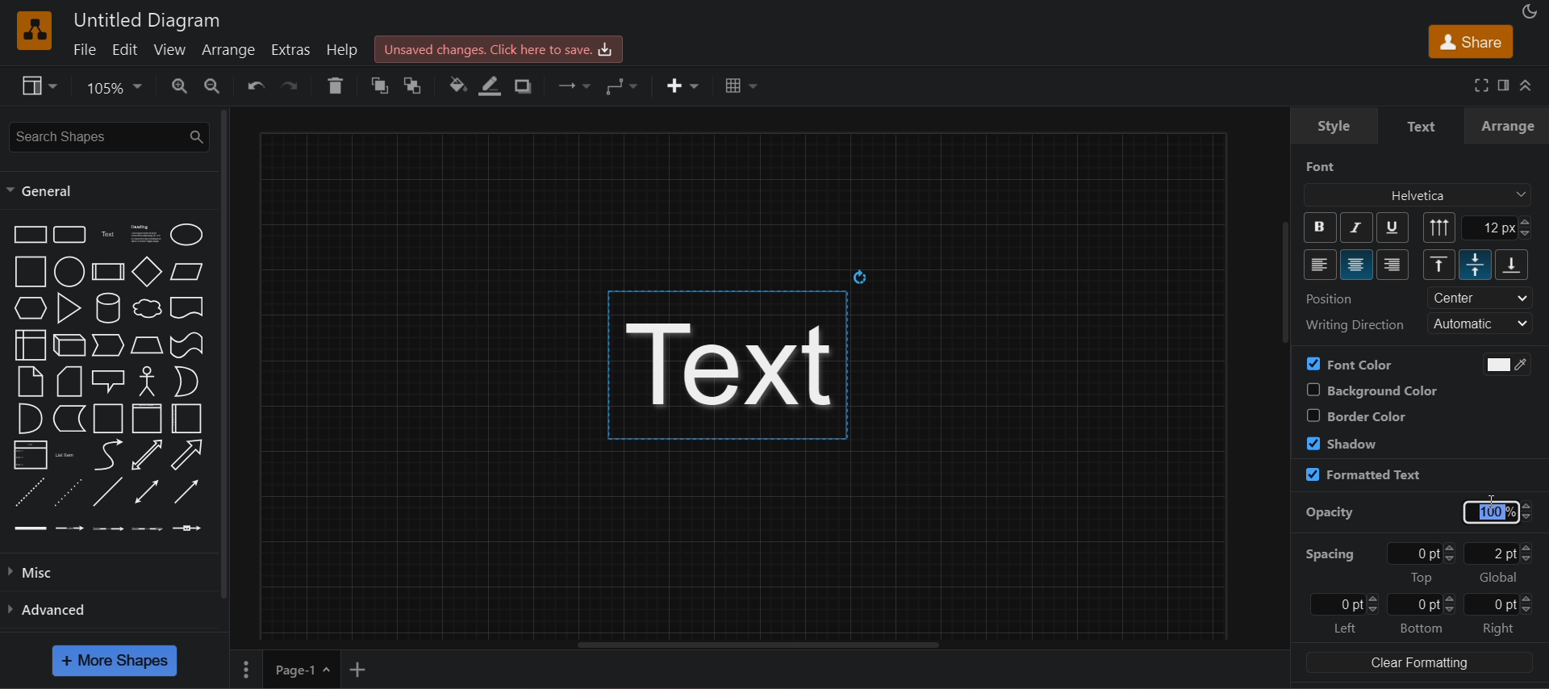 The height and width of the screenshot is (689, 1549). What do you see at coordinates (293, 84) in the screenshot?
I see `redo` at bounding box center [293, 84].